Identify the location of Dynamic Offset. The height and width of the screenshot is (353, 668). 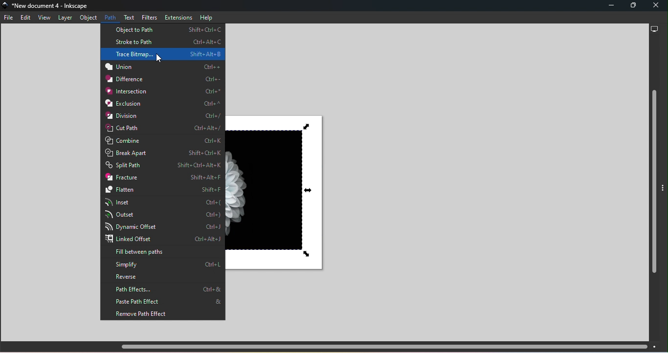
(162, 225).